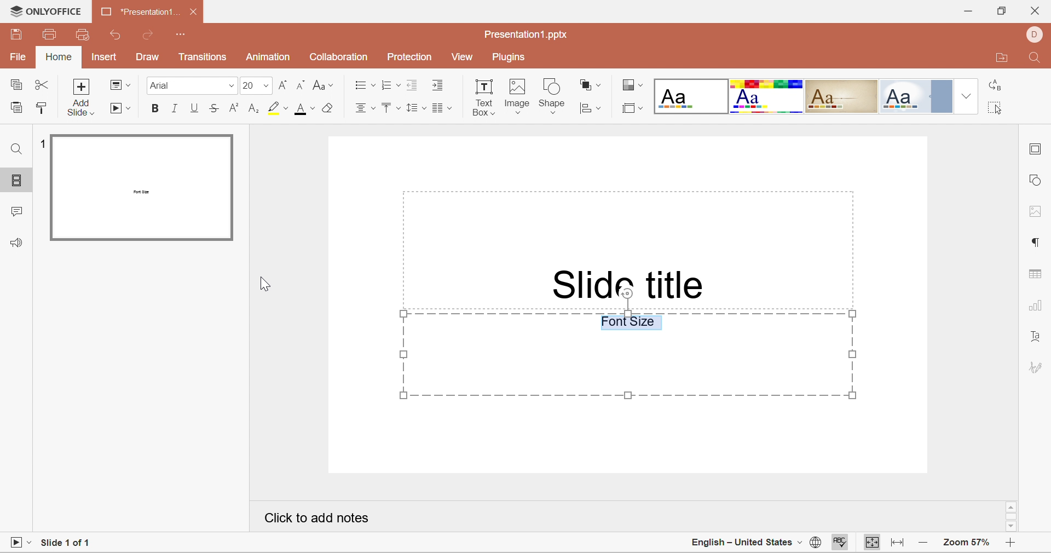  What do you see at coordinates (337, 57) in the screenshot?
I see `Collaboration` at bounding box center [337, 57].